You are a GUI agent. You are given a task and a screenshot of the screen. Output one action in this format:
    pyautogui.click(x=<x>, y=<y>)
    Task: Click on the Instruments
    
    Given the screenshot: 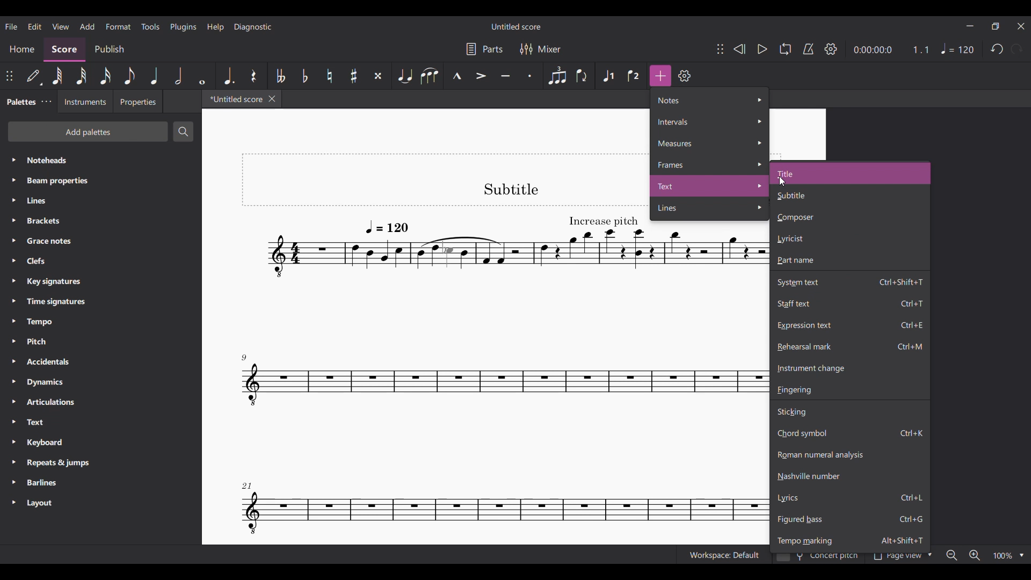 What is the action you would take?
    pyautogui.click(x=84, y=102)
    